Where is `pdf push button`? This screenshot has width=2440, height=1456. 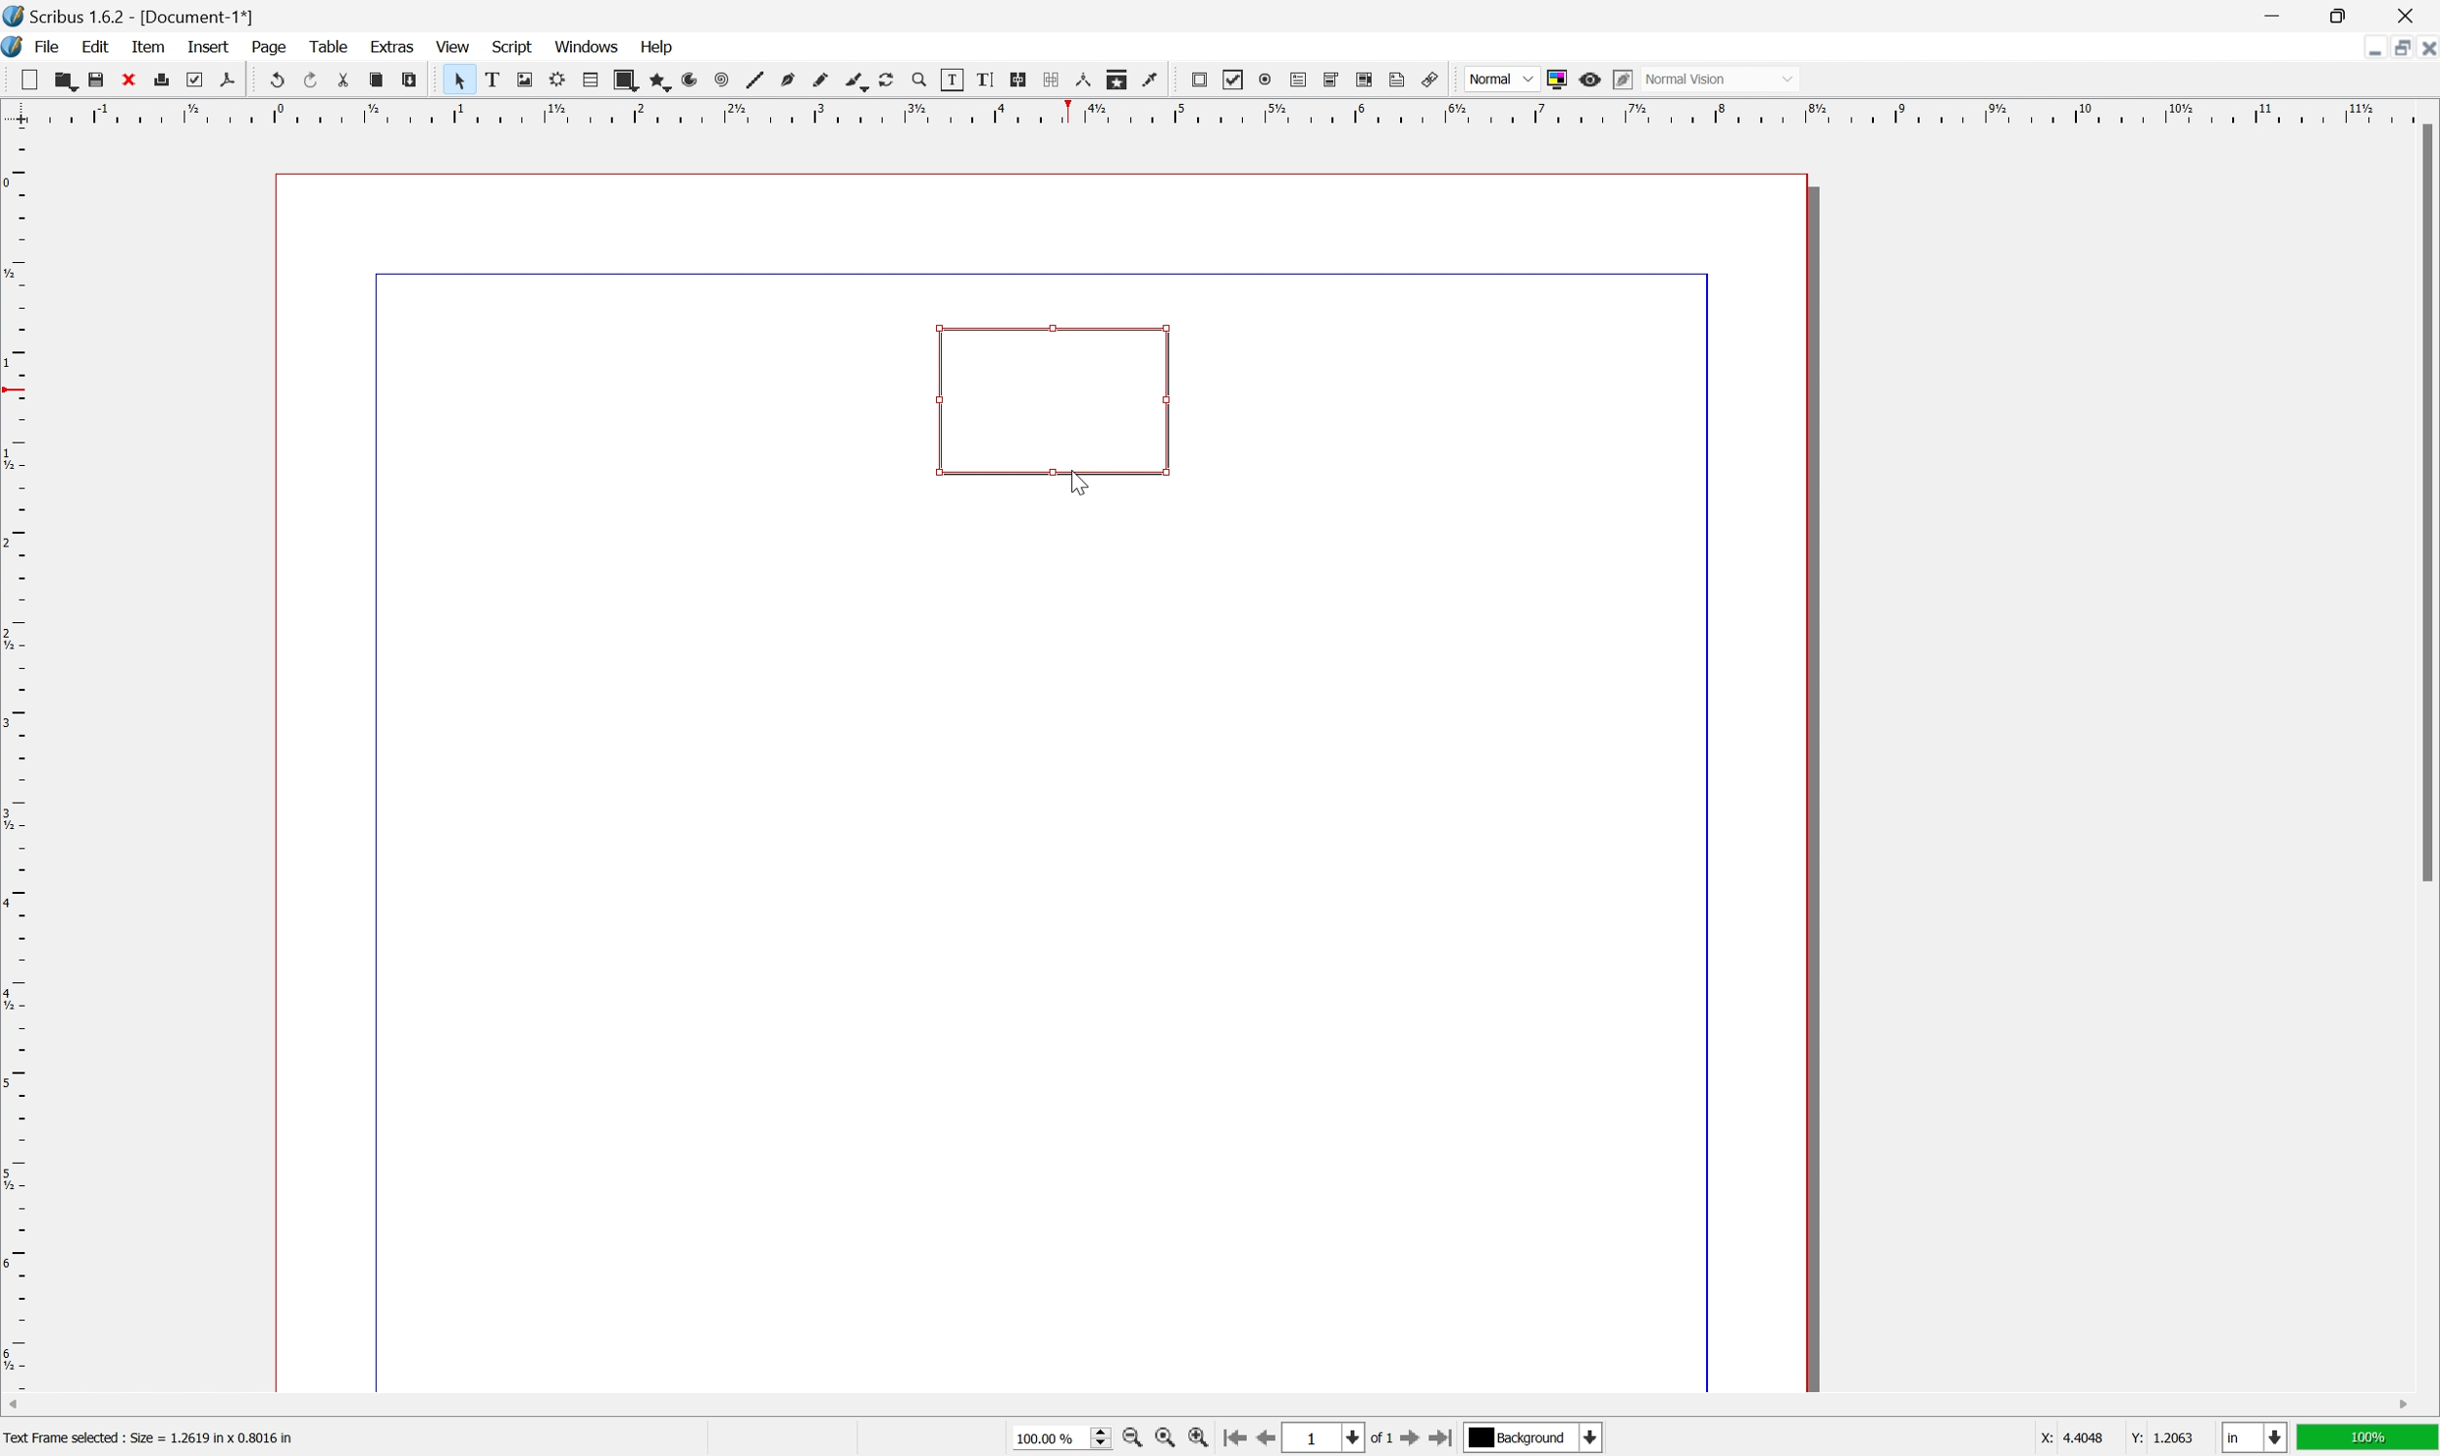
pdf push button is located at coordinates (1200, 78).